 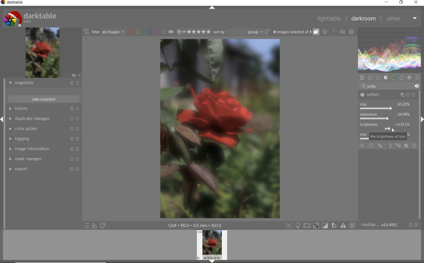 I want to click on color picker, so click(x=44, y=129).